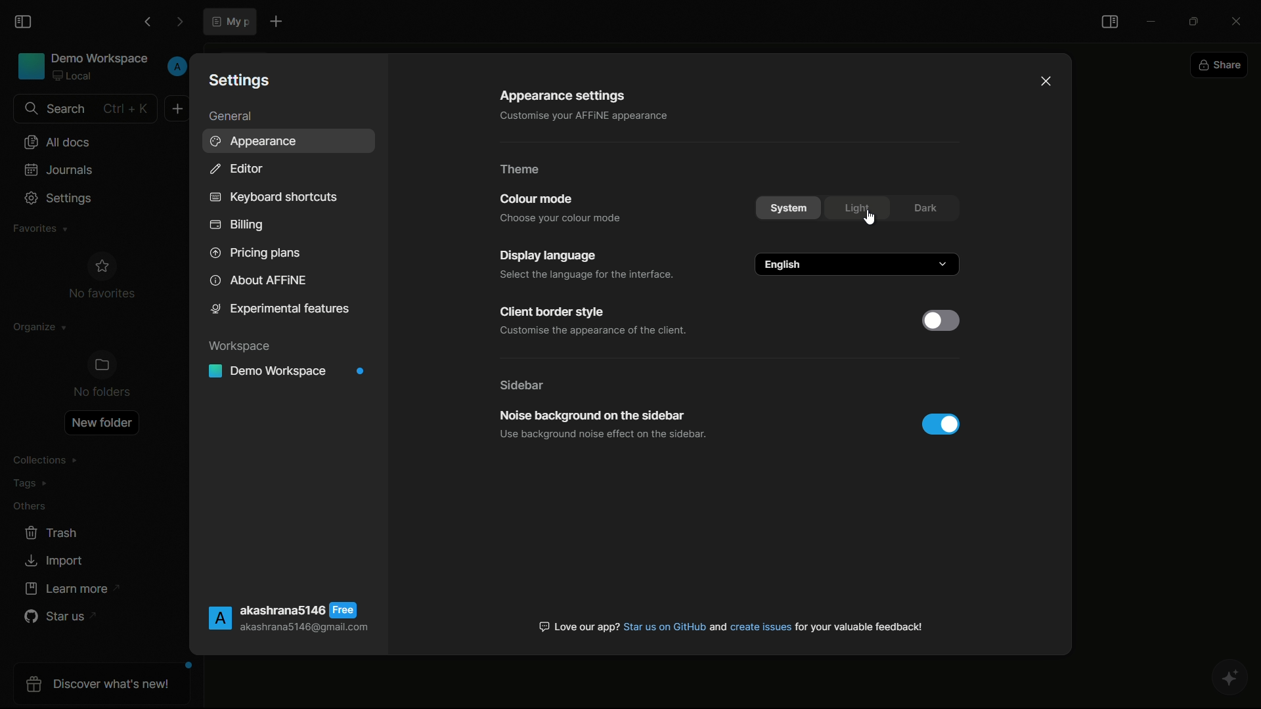  I want to click on about affine, so click(259, 281).